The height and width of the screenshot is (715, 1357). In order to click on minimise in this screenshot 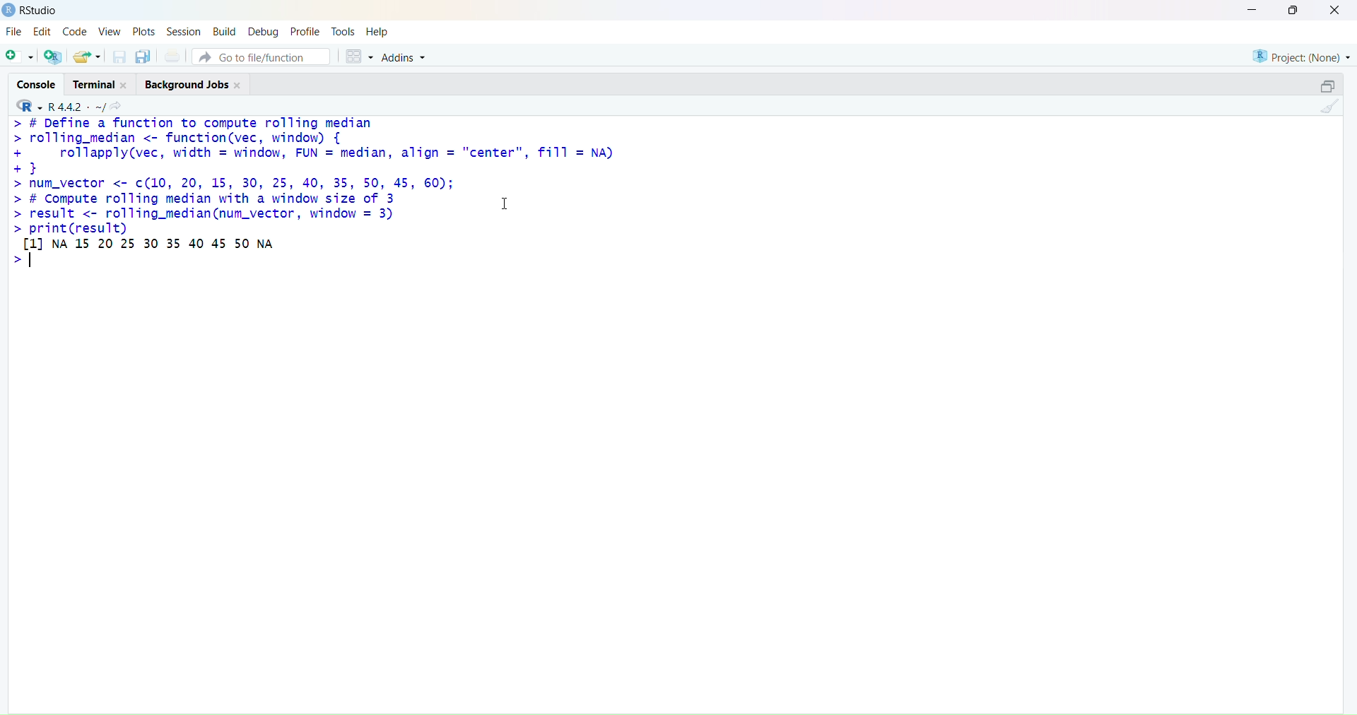, I will do `click(1252, 8)`.